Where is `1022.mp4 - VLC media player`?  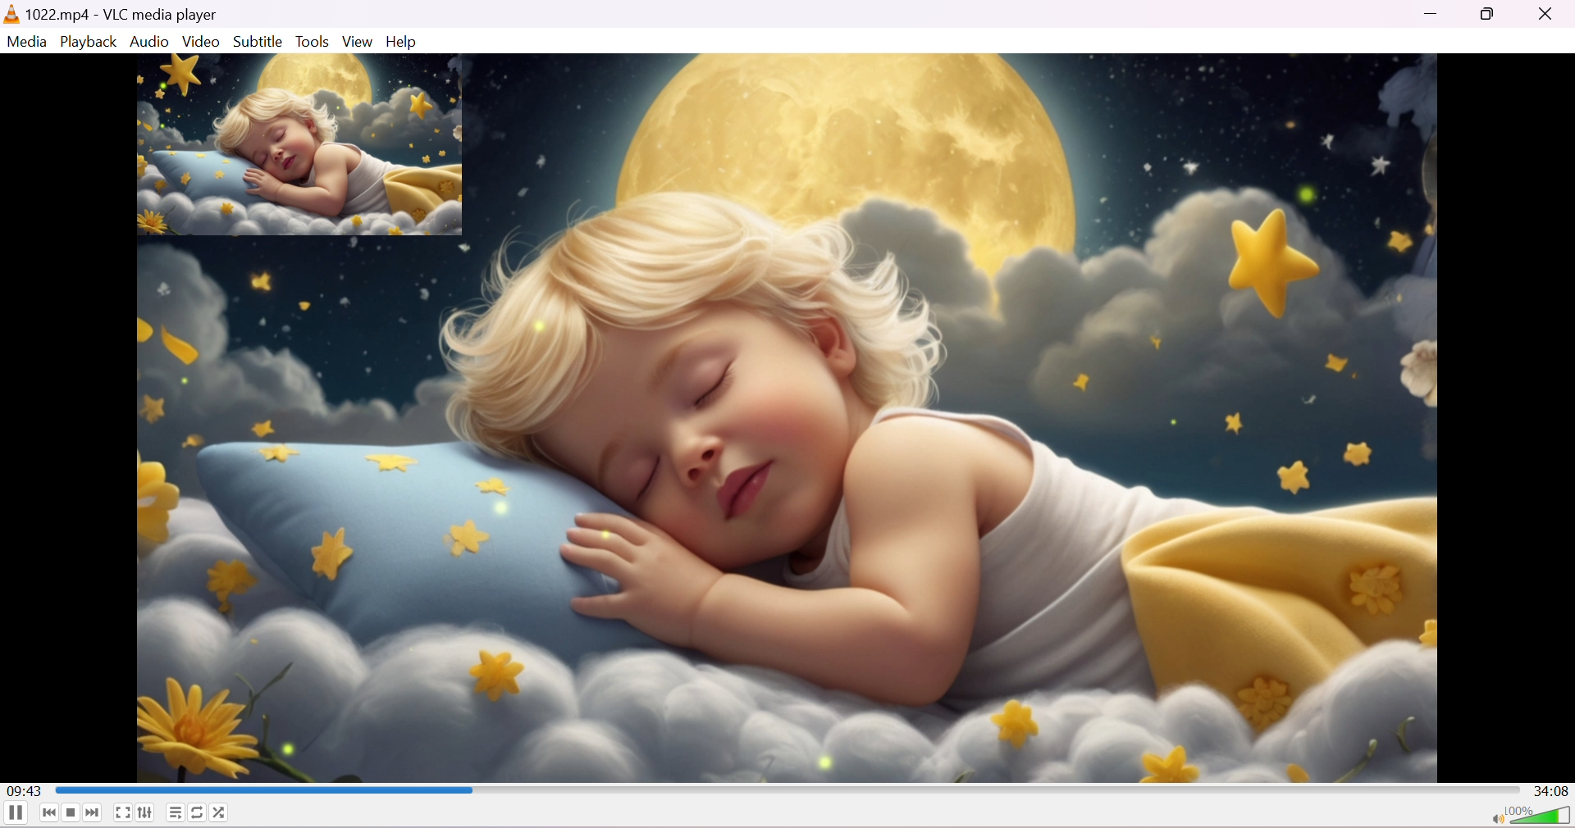 1022.mp4 - VLC media player is located at coordinates (123, 13).